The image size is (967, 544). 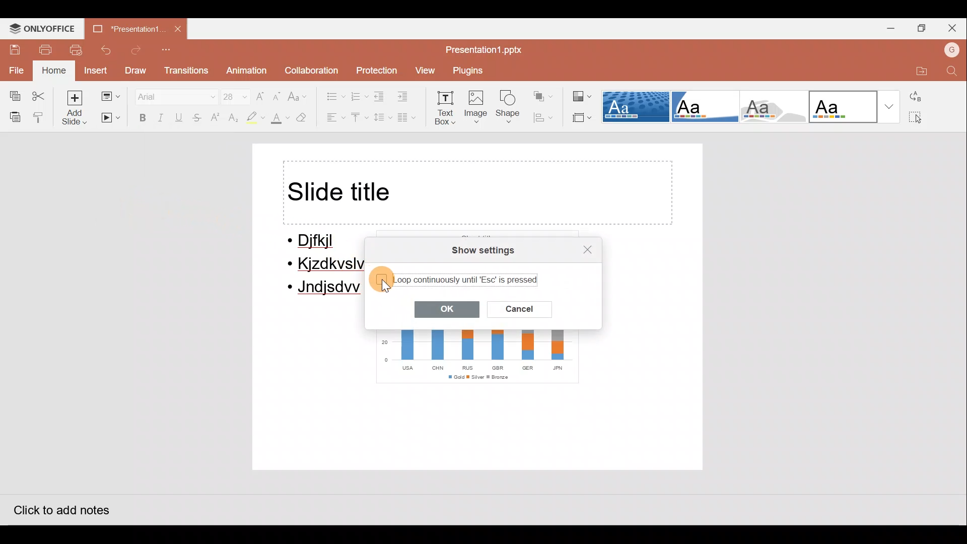 What do you see at coordinates (215, 118) in the screenshot?
I see `Superscript` at bounding box center [215, 118].